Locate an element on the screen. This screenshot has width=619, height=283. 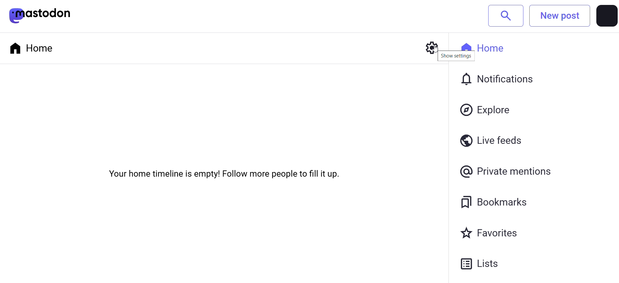
search is located at coordinates (506, 15).